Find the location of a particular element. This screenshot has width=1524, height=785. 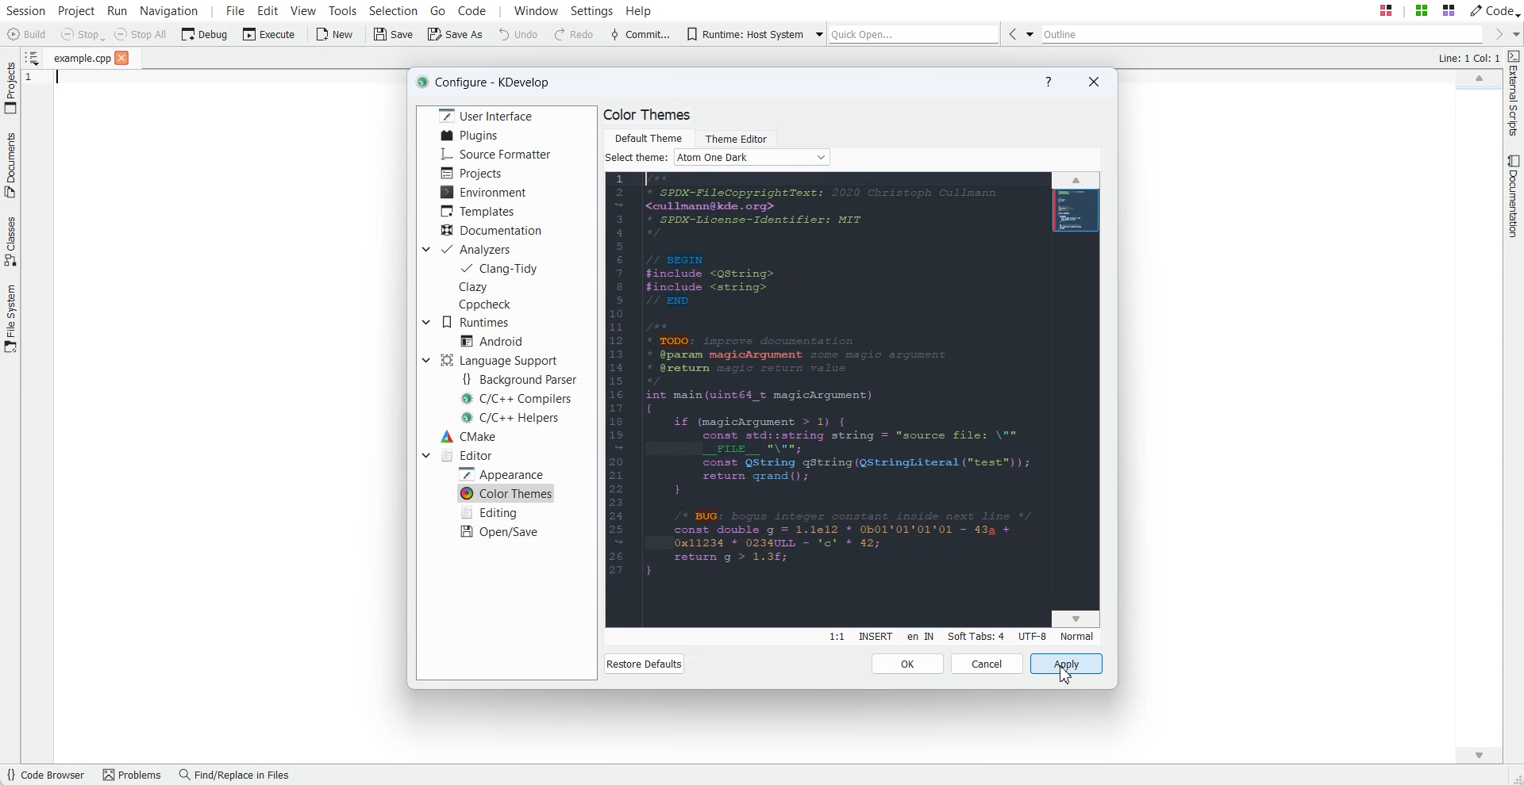

Clang-Tidy is located at coordinates (500, 268).